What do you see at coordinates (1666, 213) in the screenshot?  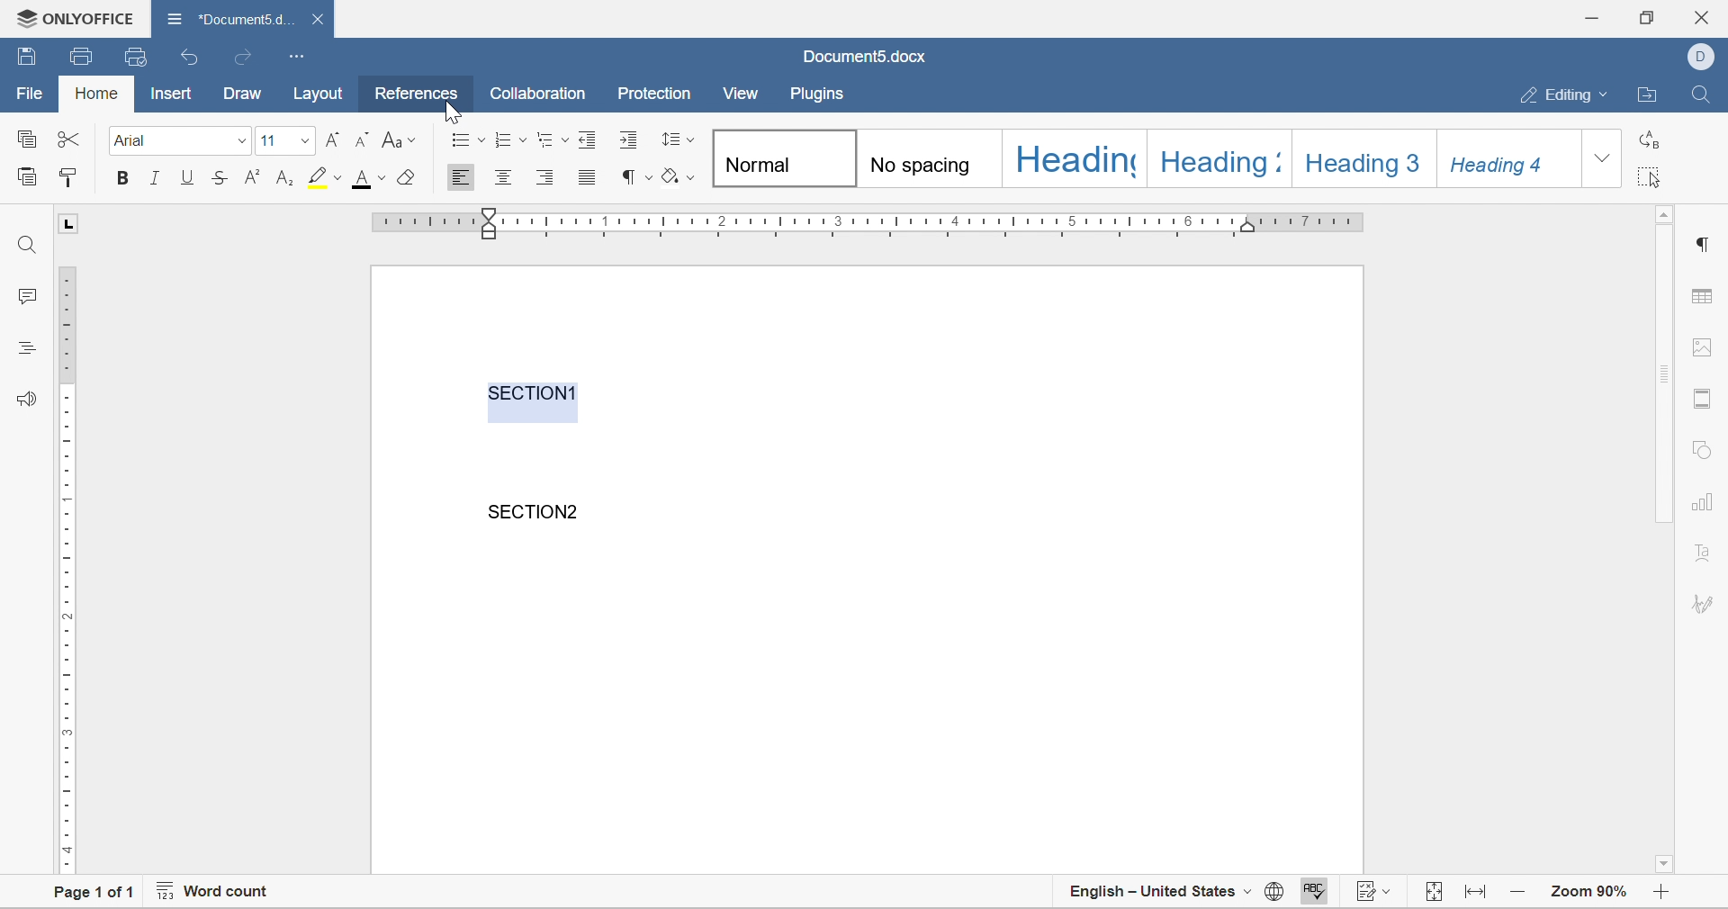 I see `scroll up` at bounding box center [1666, 213].